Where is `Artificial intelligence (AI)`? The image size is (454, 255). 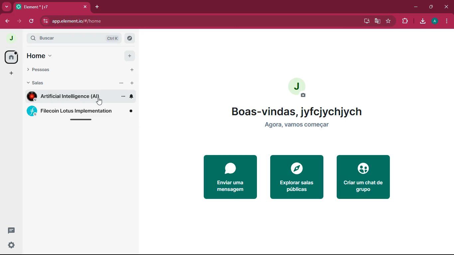
Artificial intelligence (AI) is located at coordinates (68, 97).